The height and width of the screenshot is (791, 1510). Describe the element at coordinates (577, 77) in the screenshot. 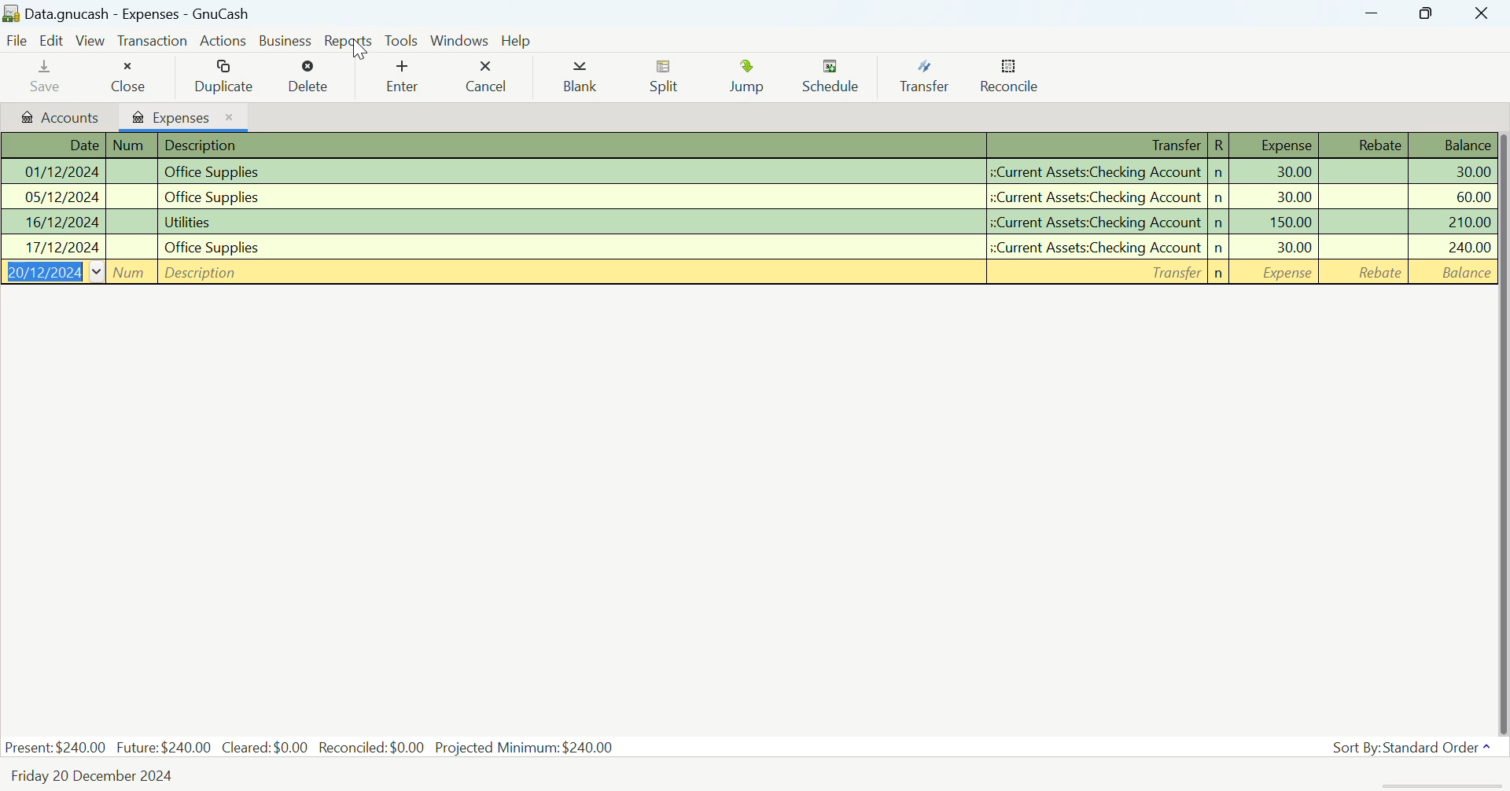

I see `Blank` at that location.